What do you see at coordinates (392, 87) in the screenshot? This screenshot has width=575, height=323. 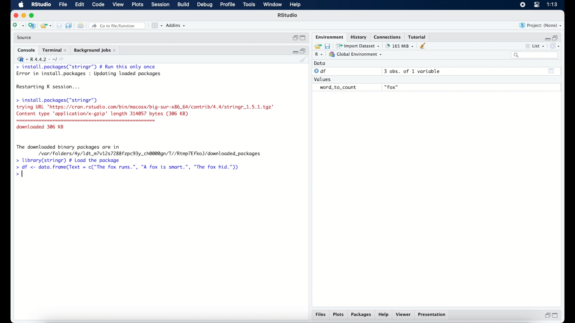 I see `fox` at bounding box center [392, 87].